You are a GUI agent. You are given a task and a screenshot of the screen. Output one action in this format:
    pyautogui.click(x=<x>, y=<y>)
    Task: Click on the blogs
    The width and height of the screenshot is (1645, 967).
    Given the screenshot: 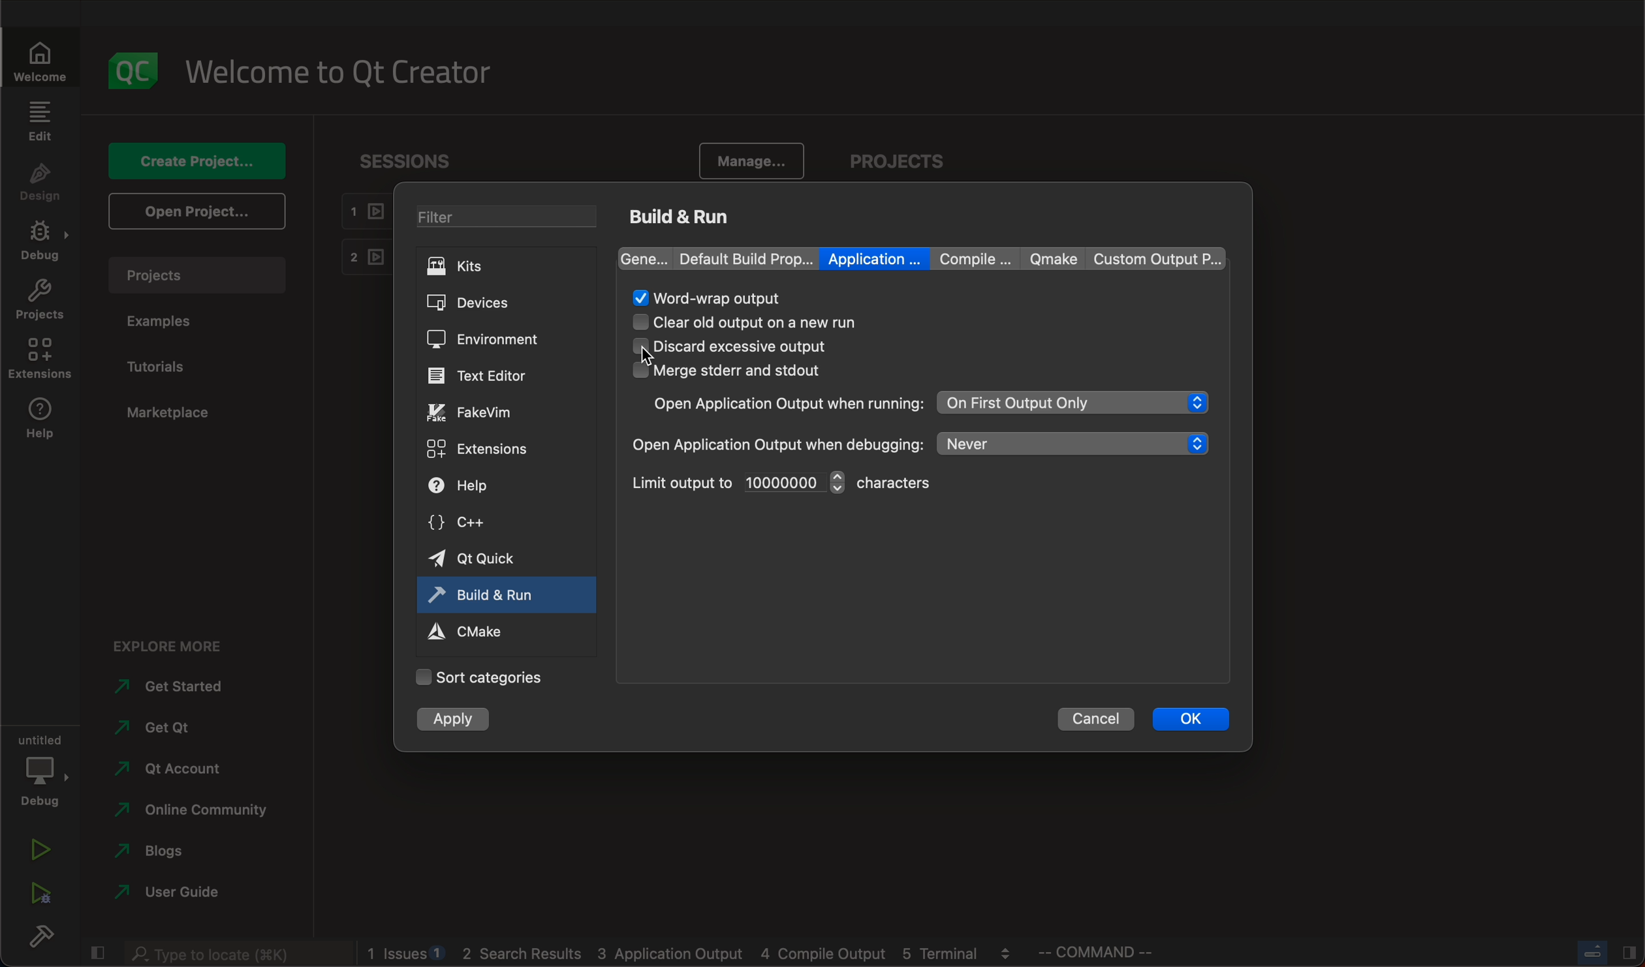 What is the action you would take?
    pyautogui.click(x=174, y=853)
    